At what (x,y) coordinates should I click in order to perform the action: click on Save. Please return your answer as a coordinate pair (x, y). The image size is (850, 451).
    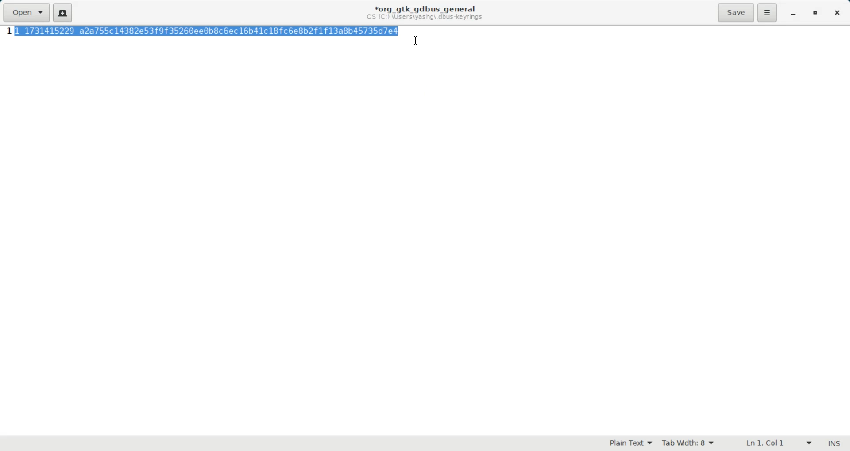
    Looking at the image, I should click on (735, 12).